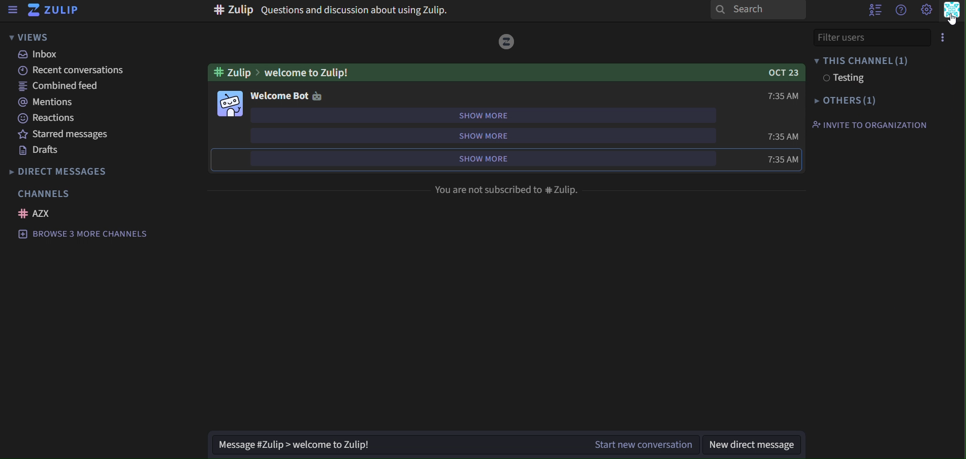 The width and height of the screenshot is (966, 459). I want to click on new direct message, so click(756, 444).